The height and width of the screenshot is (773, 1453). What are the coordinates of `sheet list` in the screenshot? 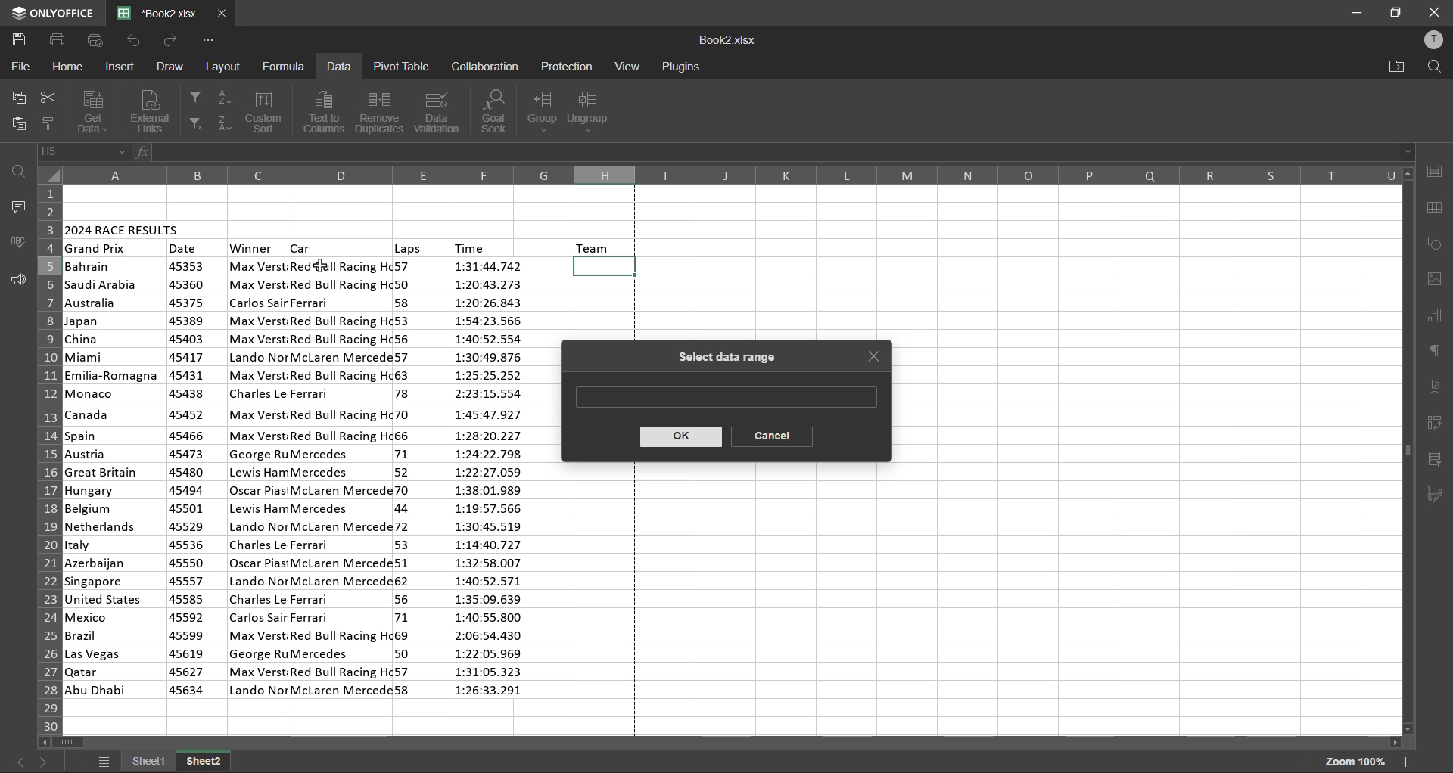 It's located at (107, 764).